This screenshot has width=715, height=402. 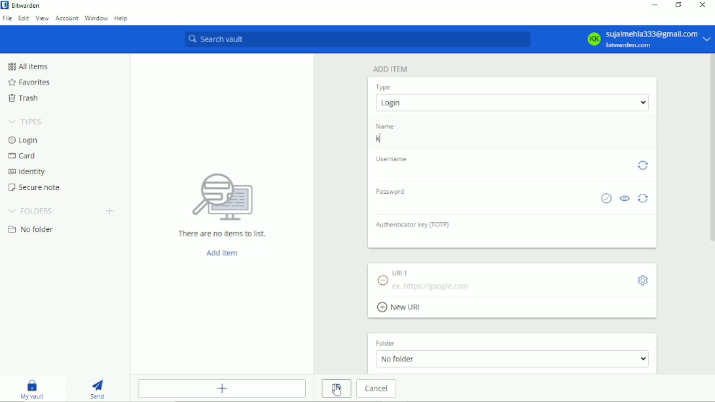 What do you see at coordinates (376, 388) in the screenshot?
I see `Cancel` at bounding box center [376, 388].